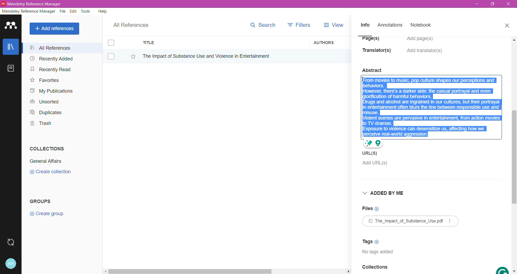  Describe the element at coordinates (130, 55) in the screenshot. I see `Click to Add to Favorites` at that location.